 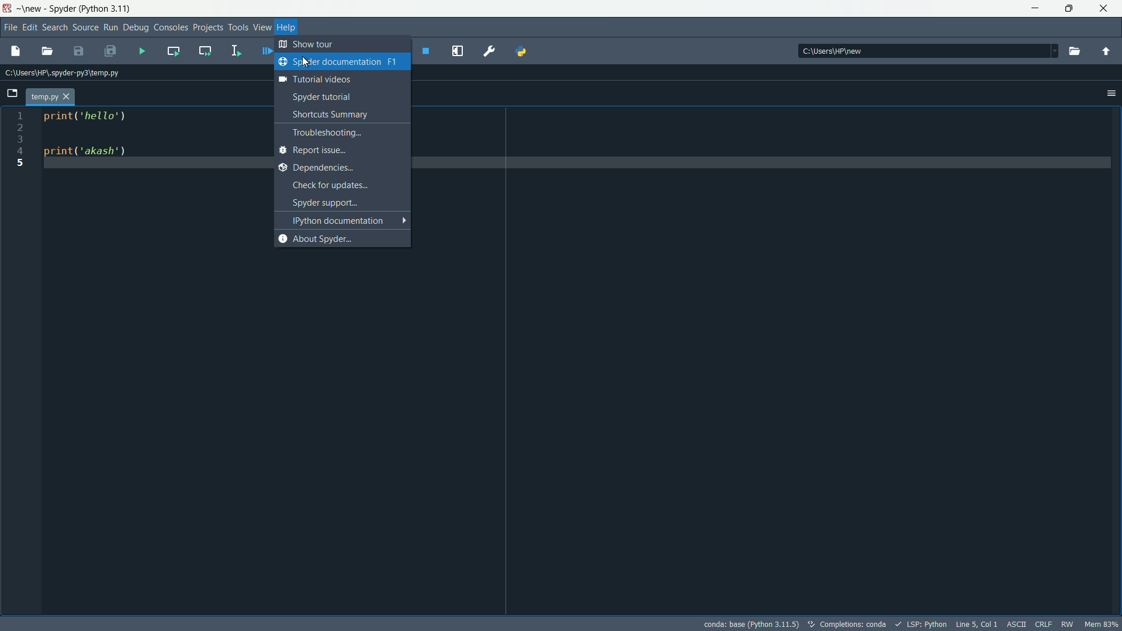 I want to click on help menu, so click(x=287, y=27).